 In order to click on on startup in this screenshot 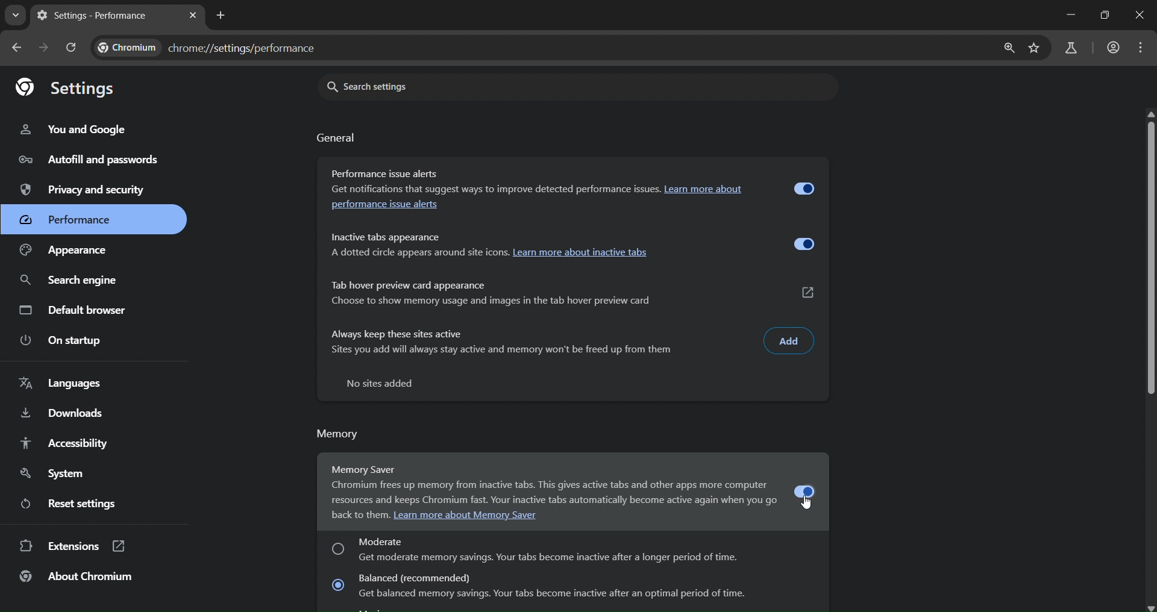, I will do `click(62, 339)`.